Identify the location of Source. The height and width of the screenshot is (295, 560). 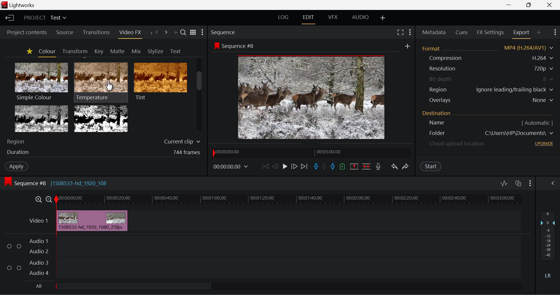
(65, 33).